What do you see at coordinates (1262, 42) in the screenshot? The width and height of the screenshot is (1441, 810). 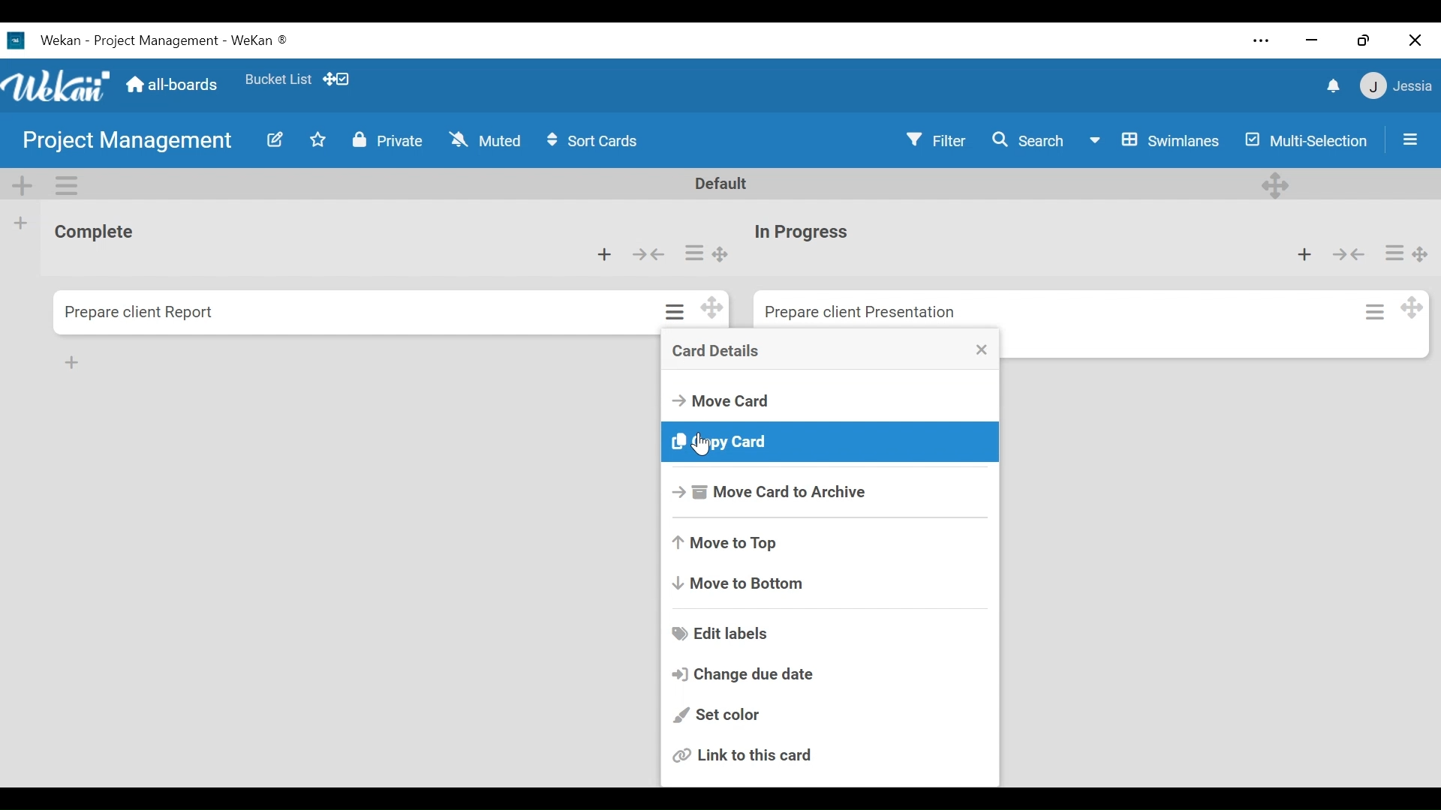 I see `Settings and more` at bounding box center [1262, 42].